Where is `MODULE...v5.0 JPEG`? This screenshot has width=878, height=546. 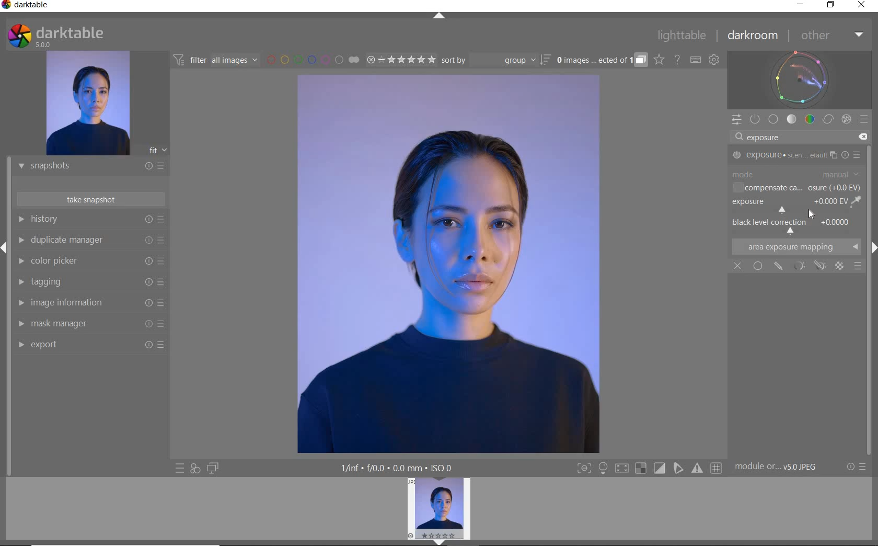
MODULE...v5.0 JPEG is located at coordinates (783, 467).